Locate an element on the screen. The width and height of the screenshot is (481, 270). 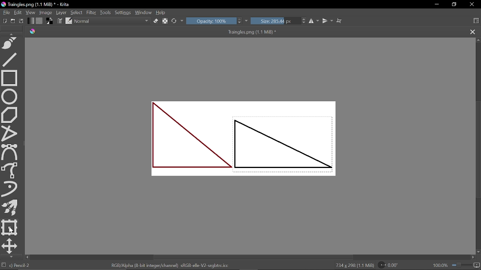
Tools is located at coordinates (106, 12).